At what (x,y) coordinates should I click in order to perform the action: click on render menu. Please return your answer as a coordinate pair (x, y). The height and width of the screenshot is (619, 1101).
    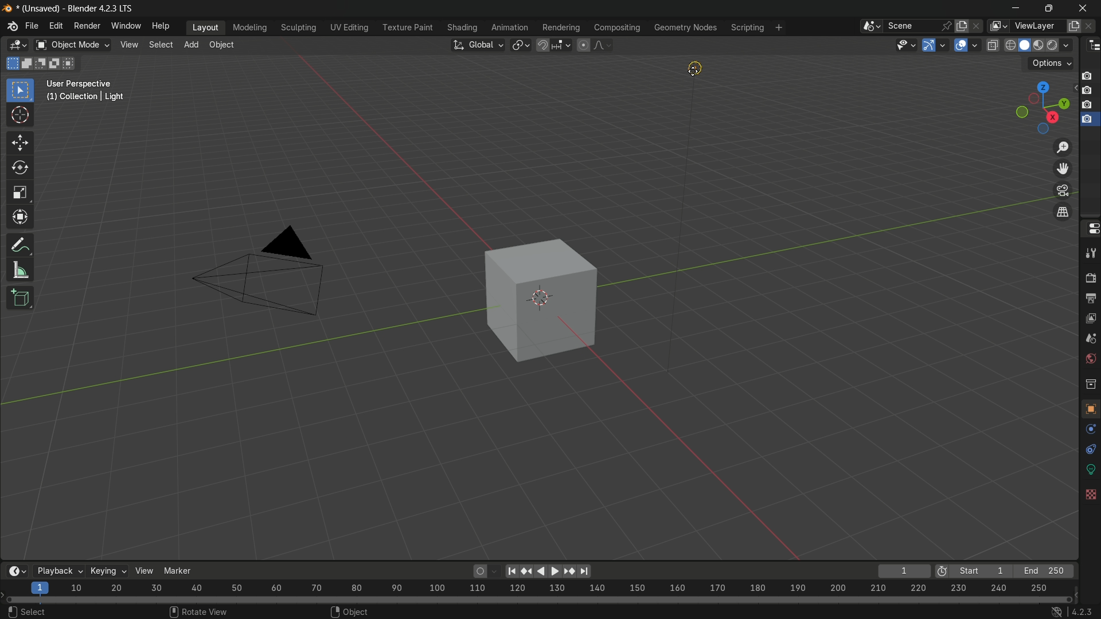
    Looking at the image, I should click on (88, 26).